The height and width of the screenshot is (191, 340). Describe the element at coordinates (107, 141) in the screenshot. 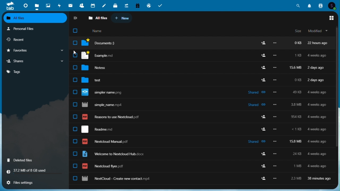

I see `nextcloud manual.pdf` at that location.